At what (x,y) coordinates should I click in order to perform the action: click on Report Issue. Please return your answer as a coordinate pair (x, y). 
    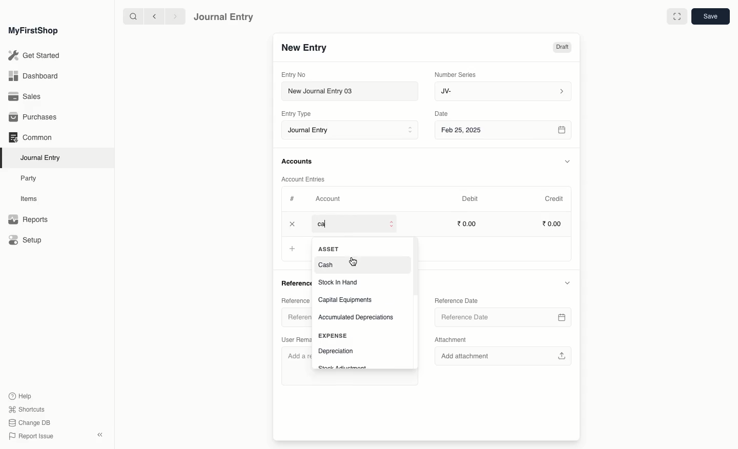
    Looking at the image, I should click on (30, 436).